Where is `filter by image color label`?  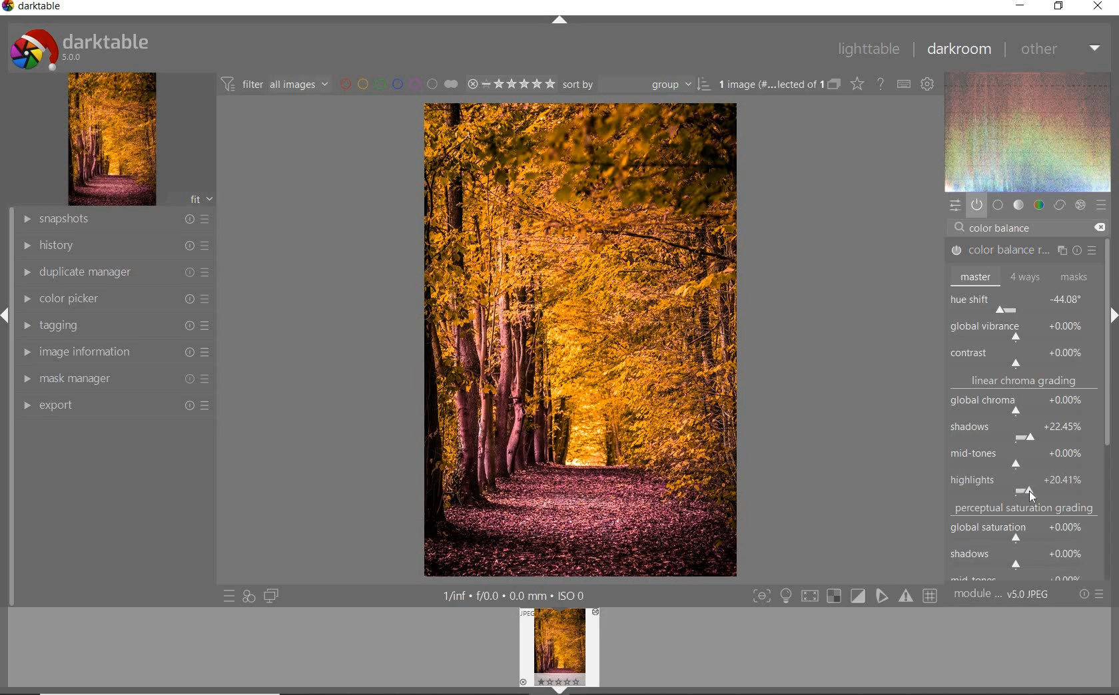
filter by image color label is located at coordinates (398, 84).